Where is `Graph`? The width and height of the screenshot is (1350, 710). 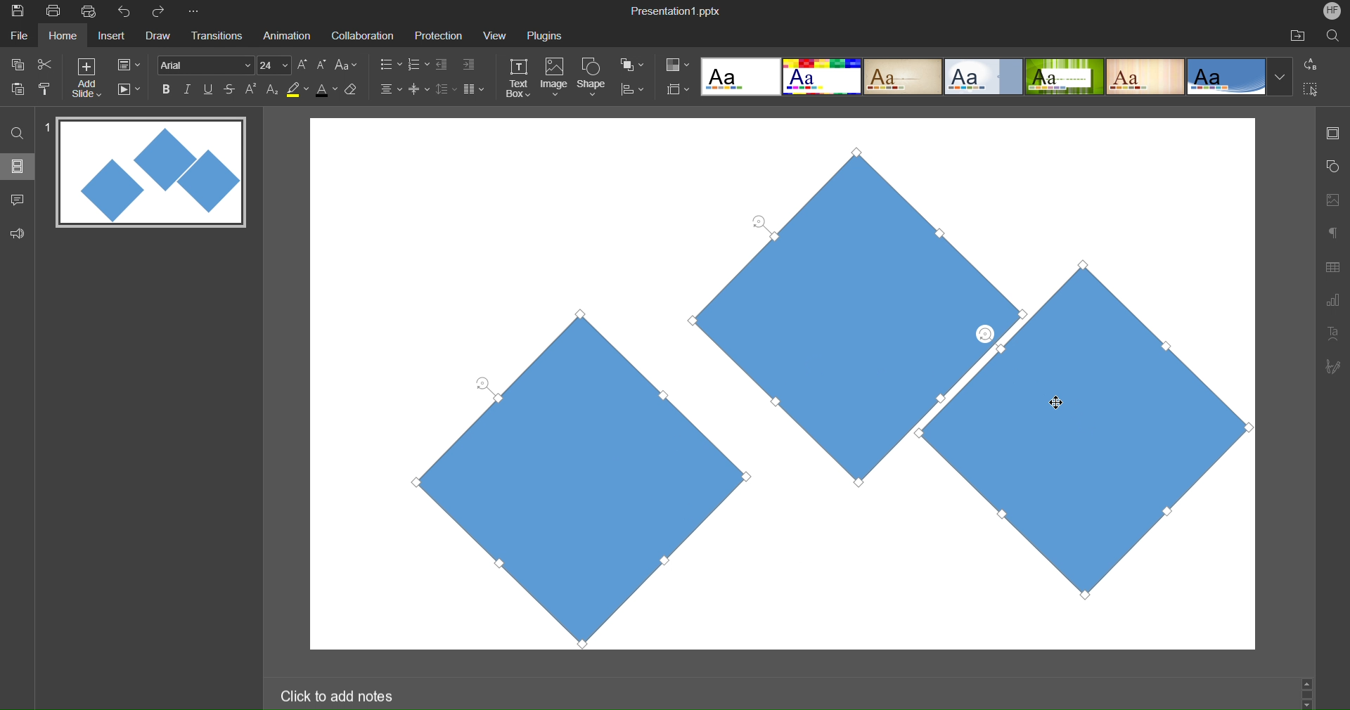
Graph is located at coordinates (1332, 302).